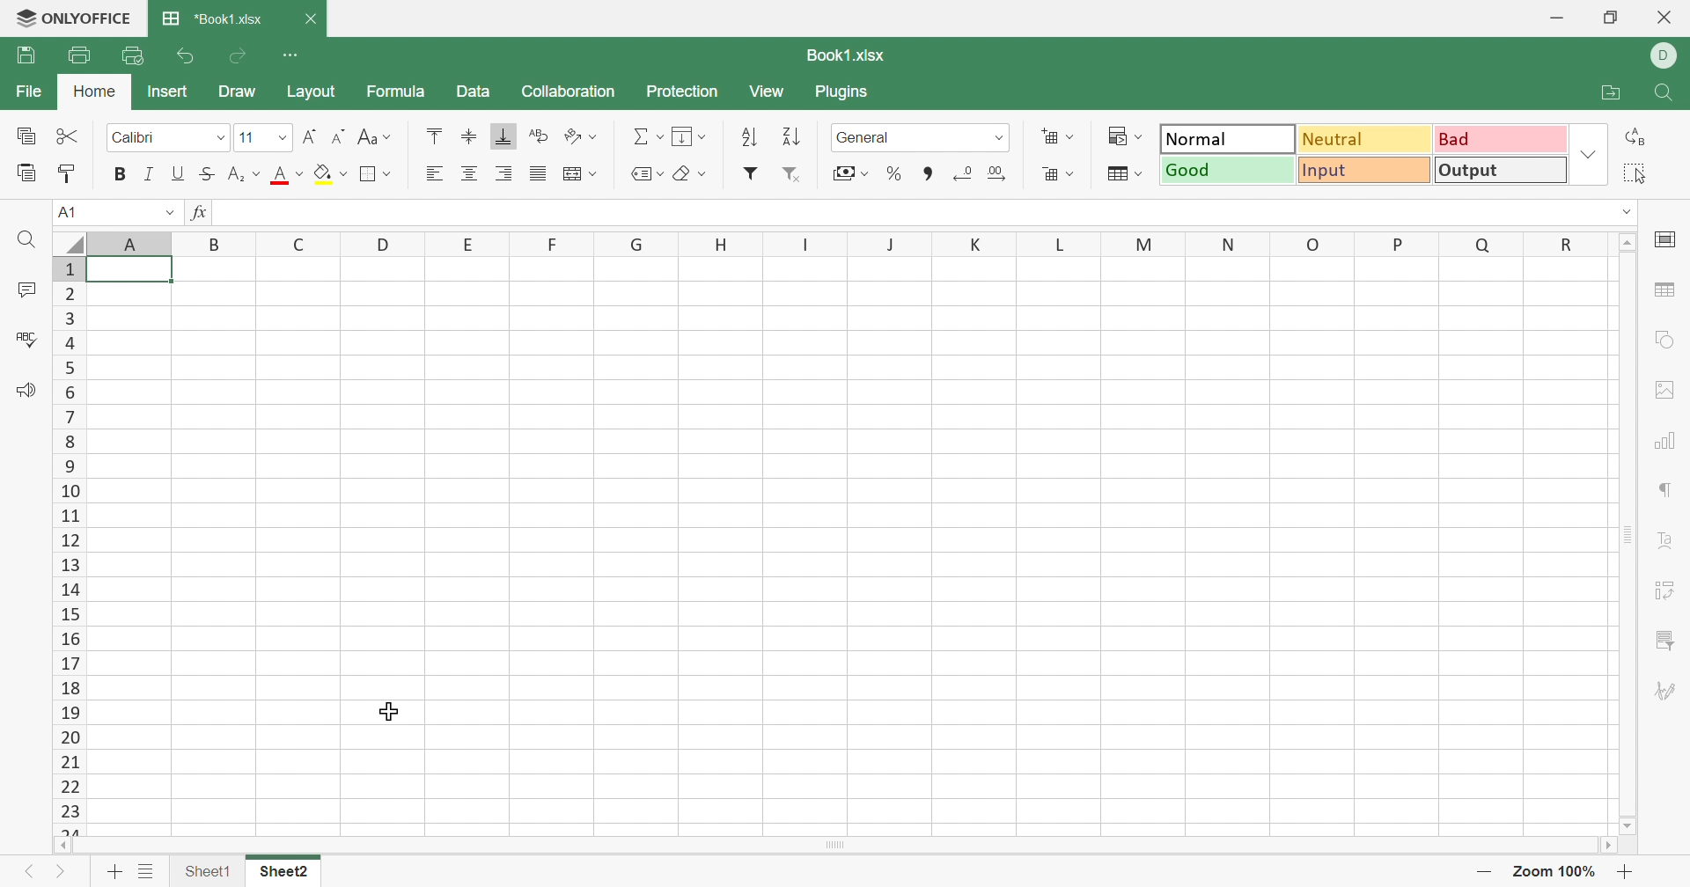 This screenshot has width=1690, height=887. What do you see at coordinates (295, 55) in the screenshot?
I see `Customize Quick Access Toolbar` at bounding box center [295, 55].